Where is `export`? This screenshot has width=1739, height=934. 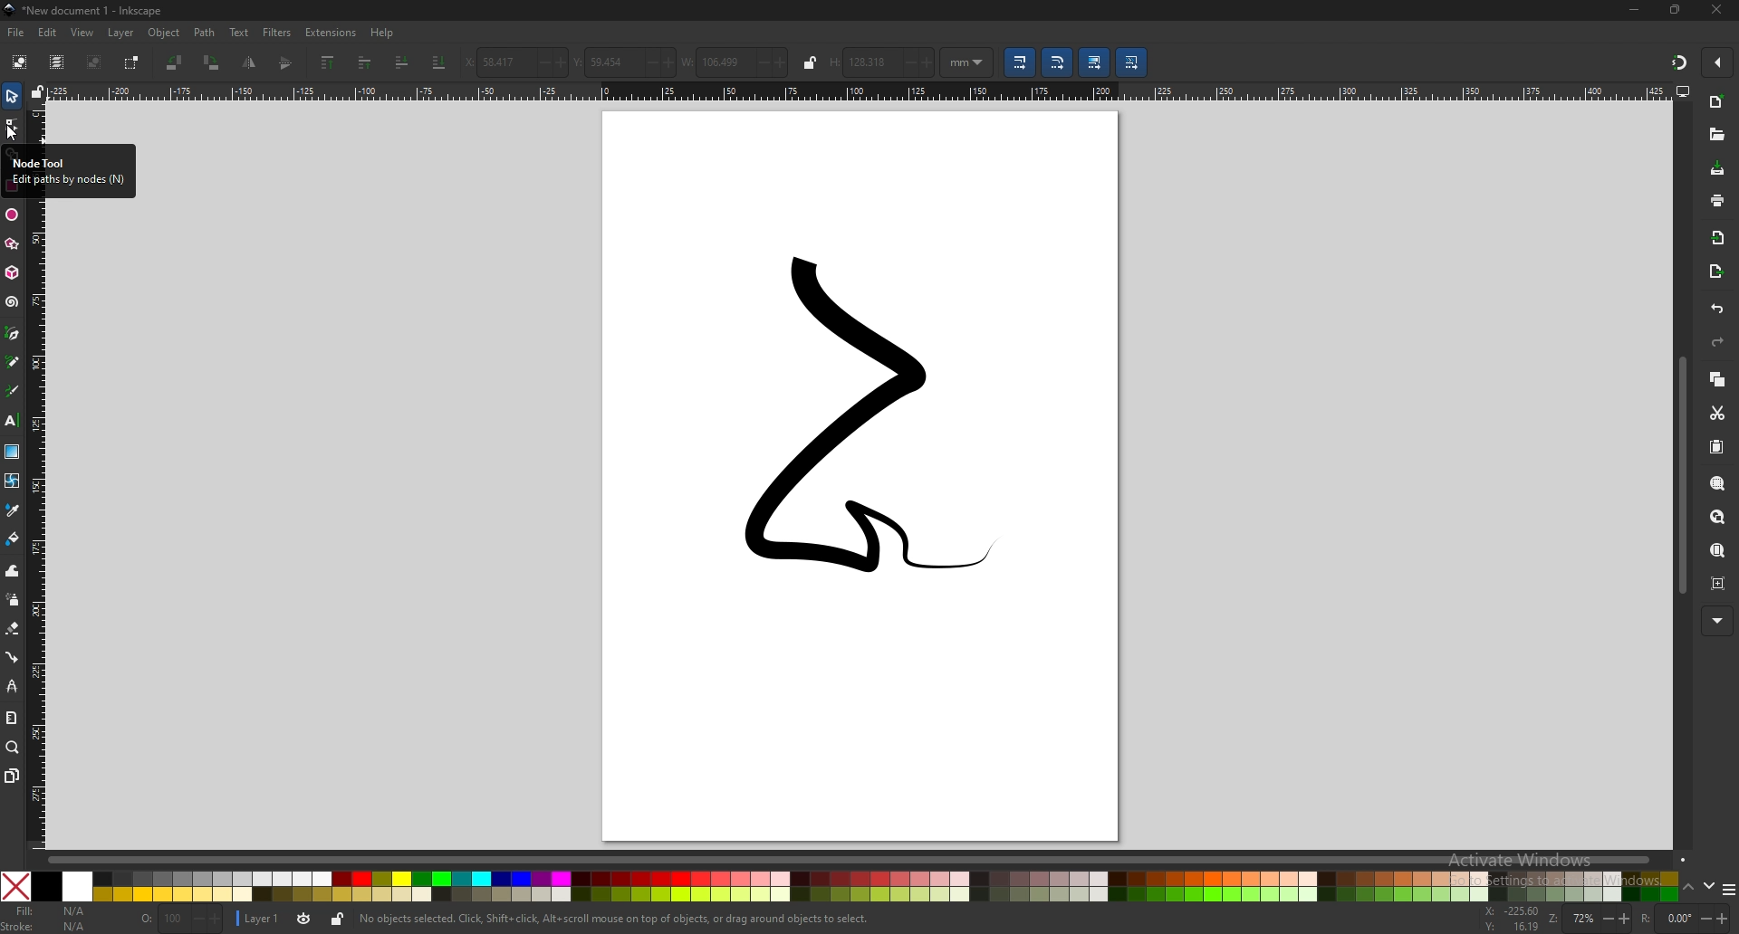 export is located at coordinates (1715, 271).